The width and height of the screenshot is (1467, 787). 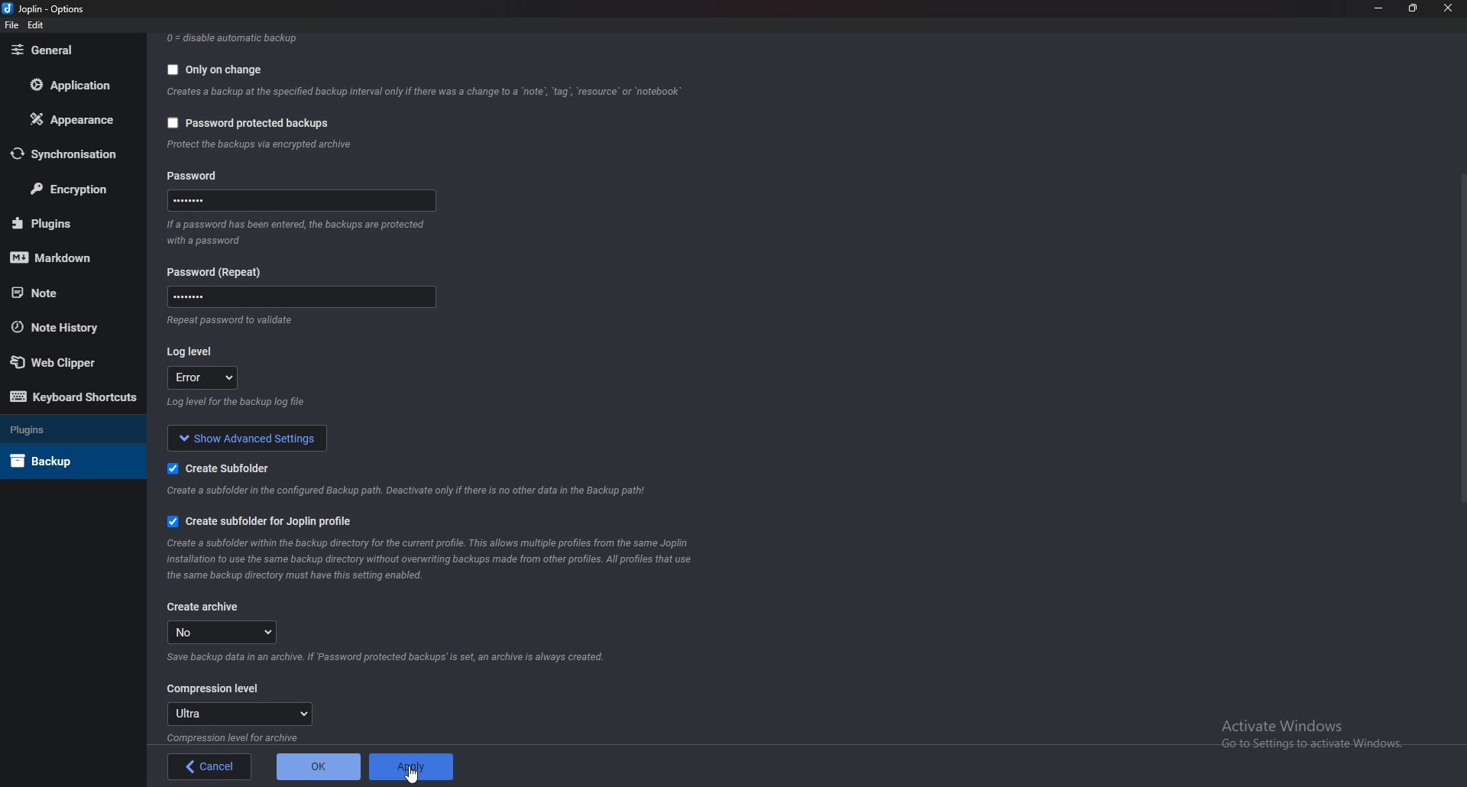 What do you see at coordinates (270, 144) in the screenshot?
I see `info` at bounding box center [270, 144].